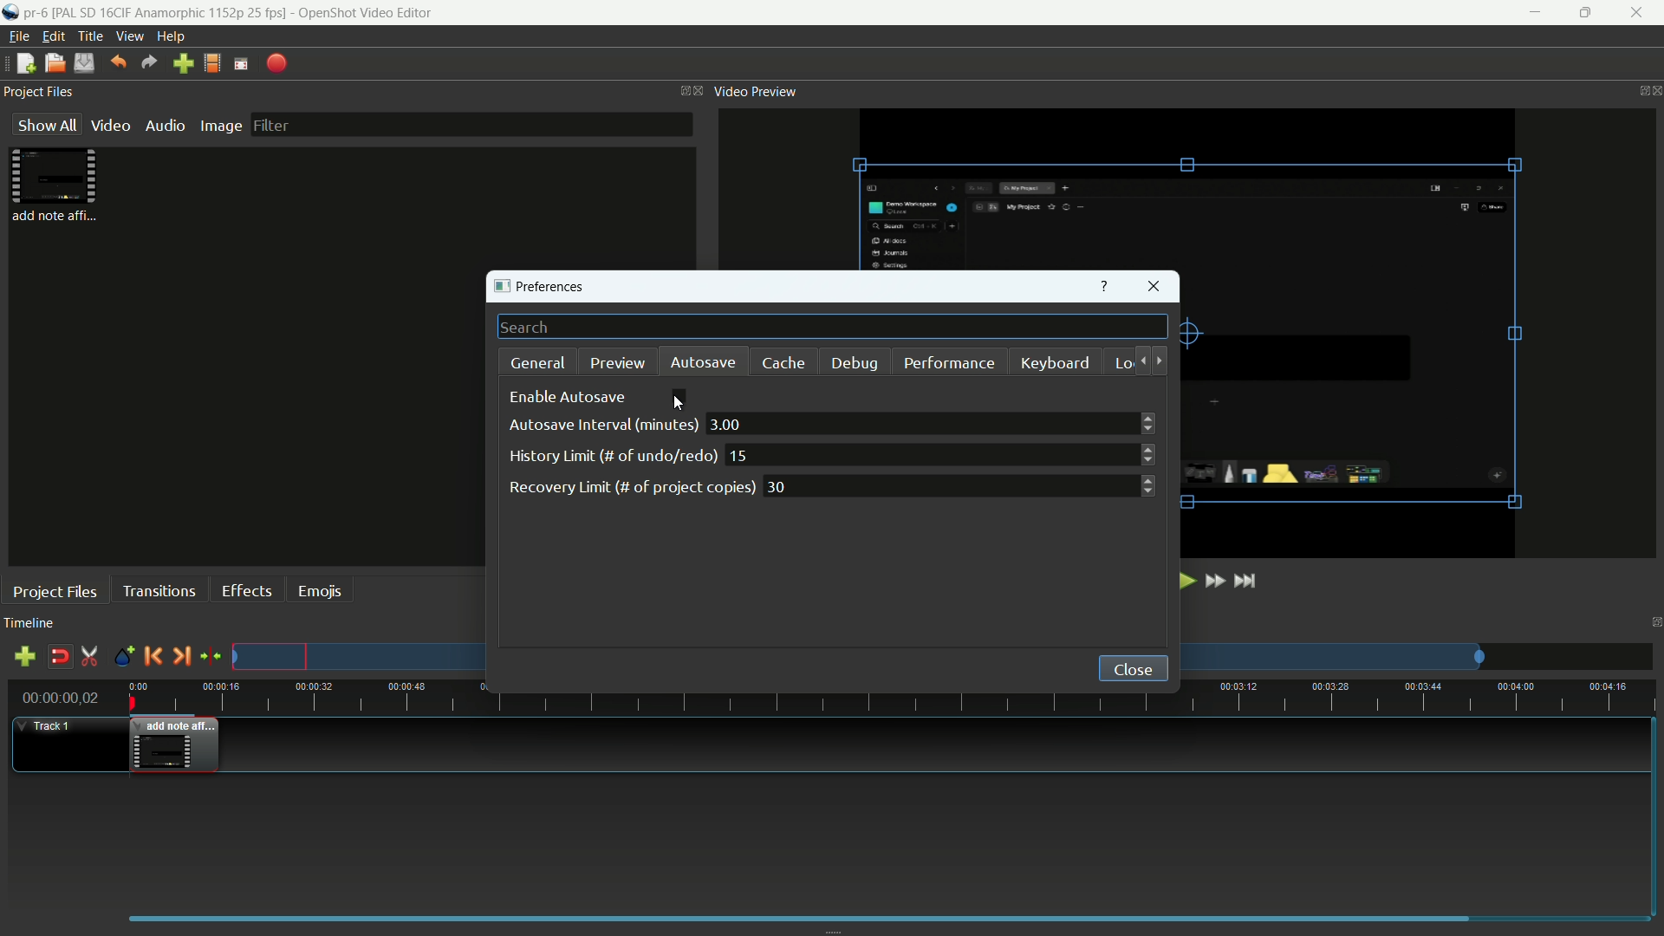  Describe the element at coordinates (174, 745) in the screenshot. I see `video in timeline` at that location.